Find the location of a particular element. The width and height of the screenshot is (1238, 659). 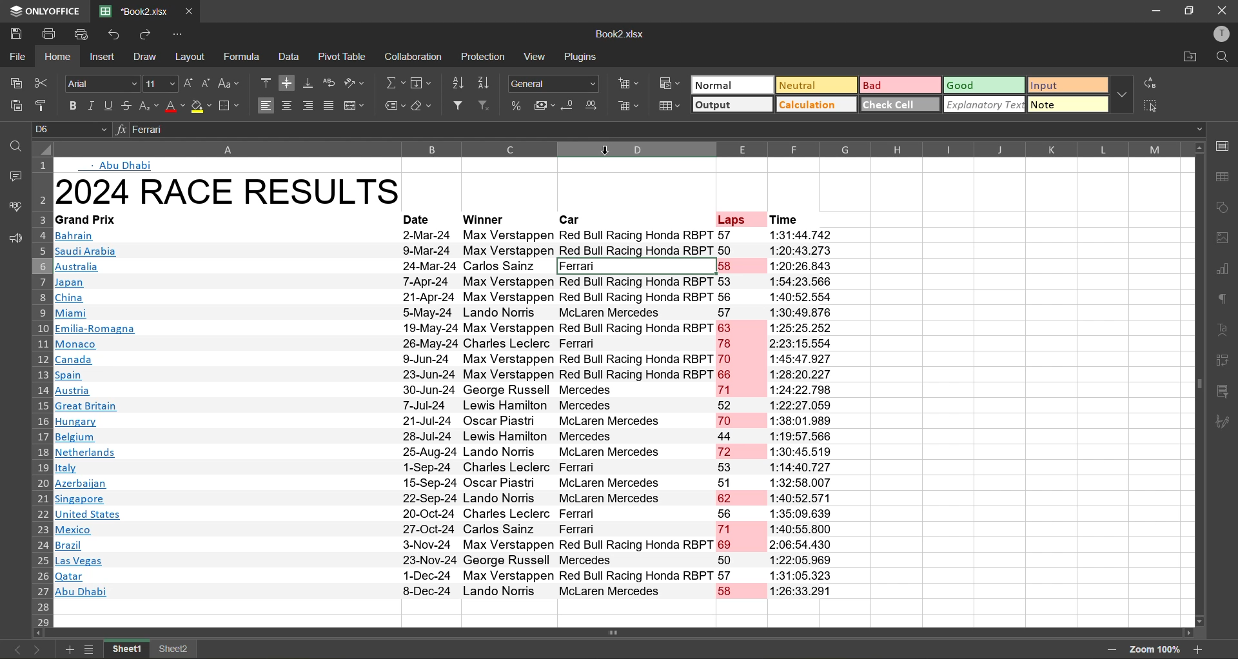

feedback is located at coordinates (12, 239).